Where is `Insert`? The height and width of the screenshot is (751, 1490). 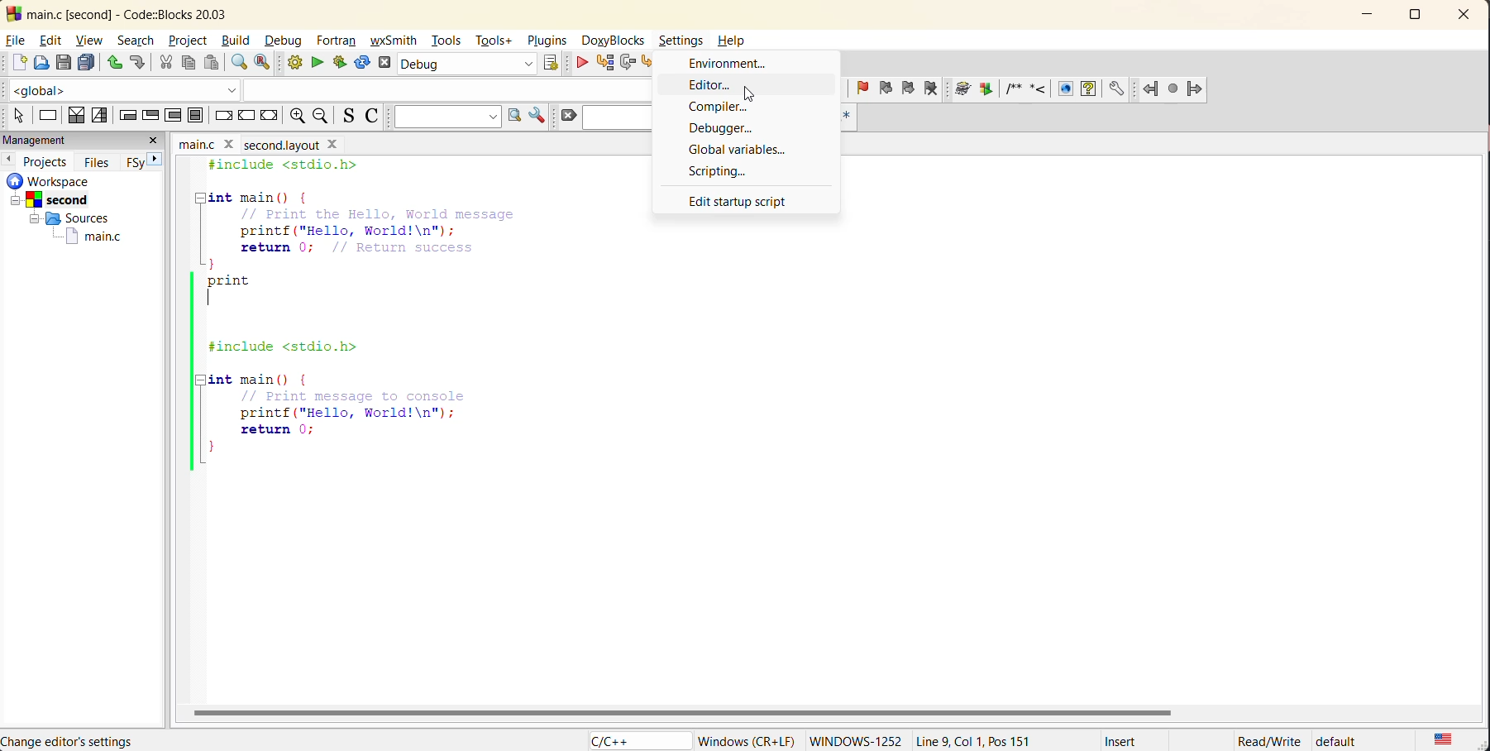
Insert is located at coordinates (1120, 740).